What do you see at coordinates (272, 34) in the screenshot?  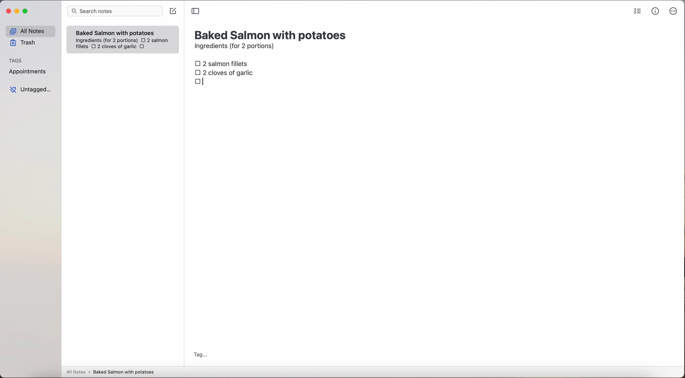 I see `title` at bounding box center [272, 34].